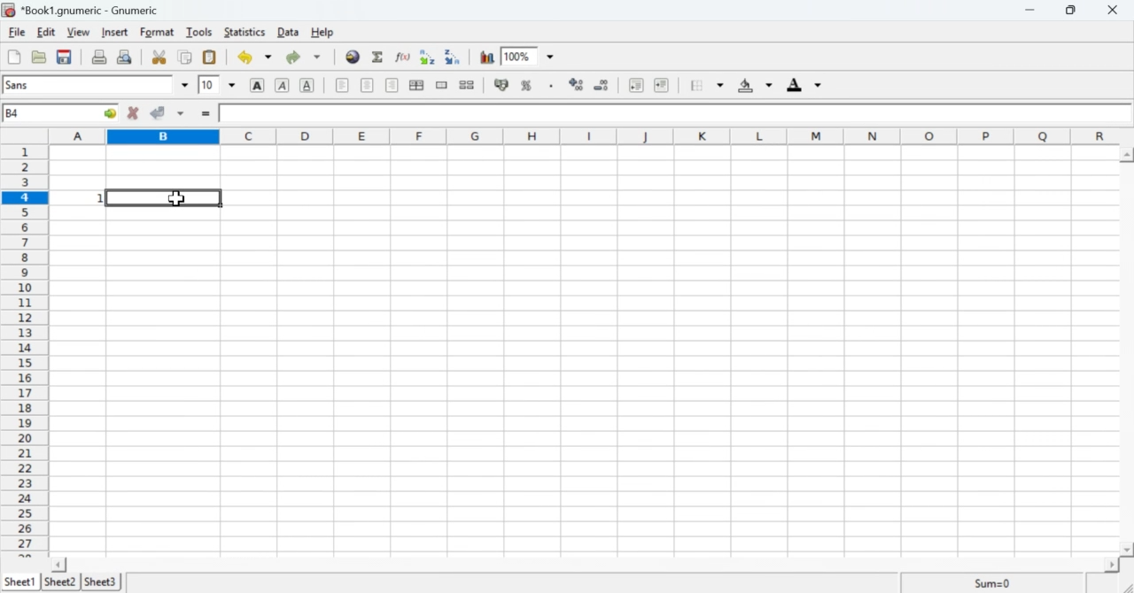 The width and height of the screenshot is (1134, 593). Describe the element at coordinates (59, 113) in the screenshot. I see `Active Cell` at that location.